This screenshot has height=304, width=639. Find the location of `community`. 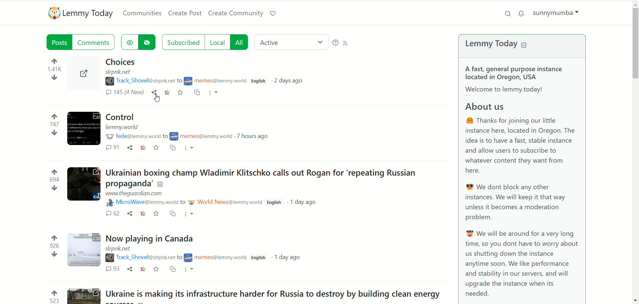

community is located at coordinates (201, 135).